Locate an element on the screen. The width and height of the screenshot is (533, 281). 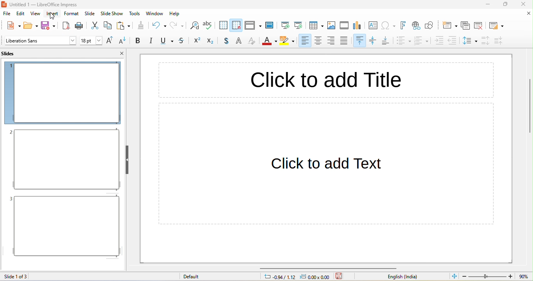
new slide is located at coordinates (449, 25).